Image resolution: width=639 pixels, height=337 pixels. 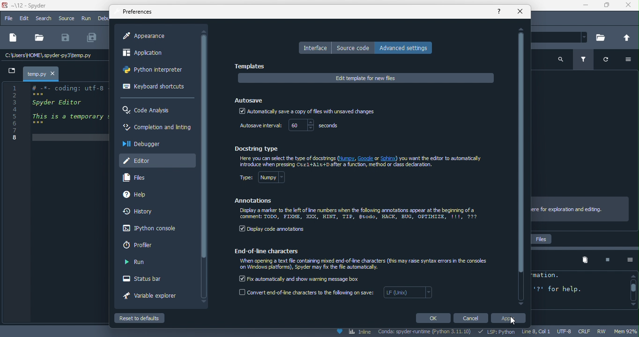 I want to click on c\users\homespyder, so click(x=49, y=56).